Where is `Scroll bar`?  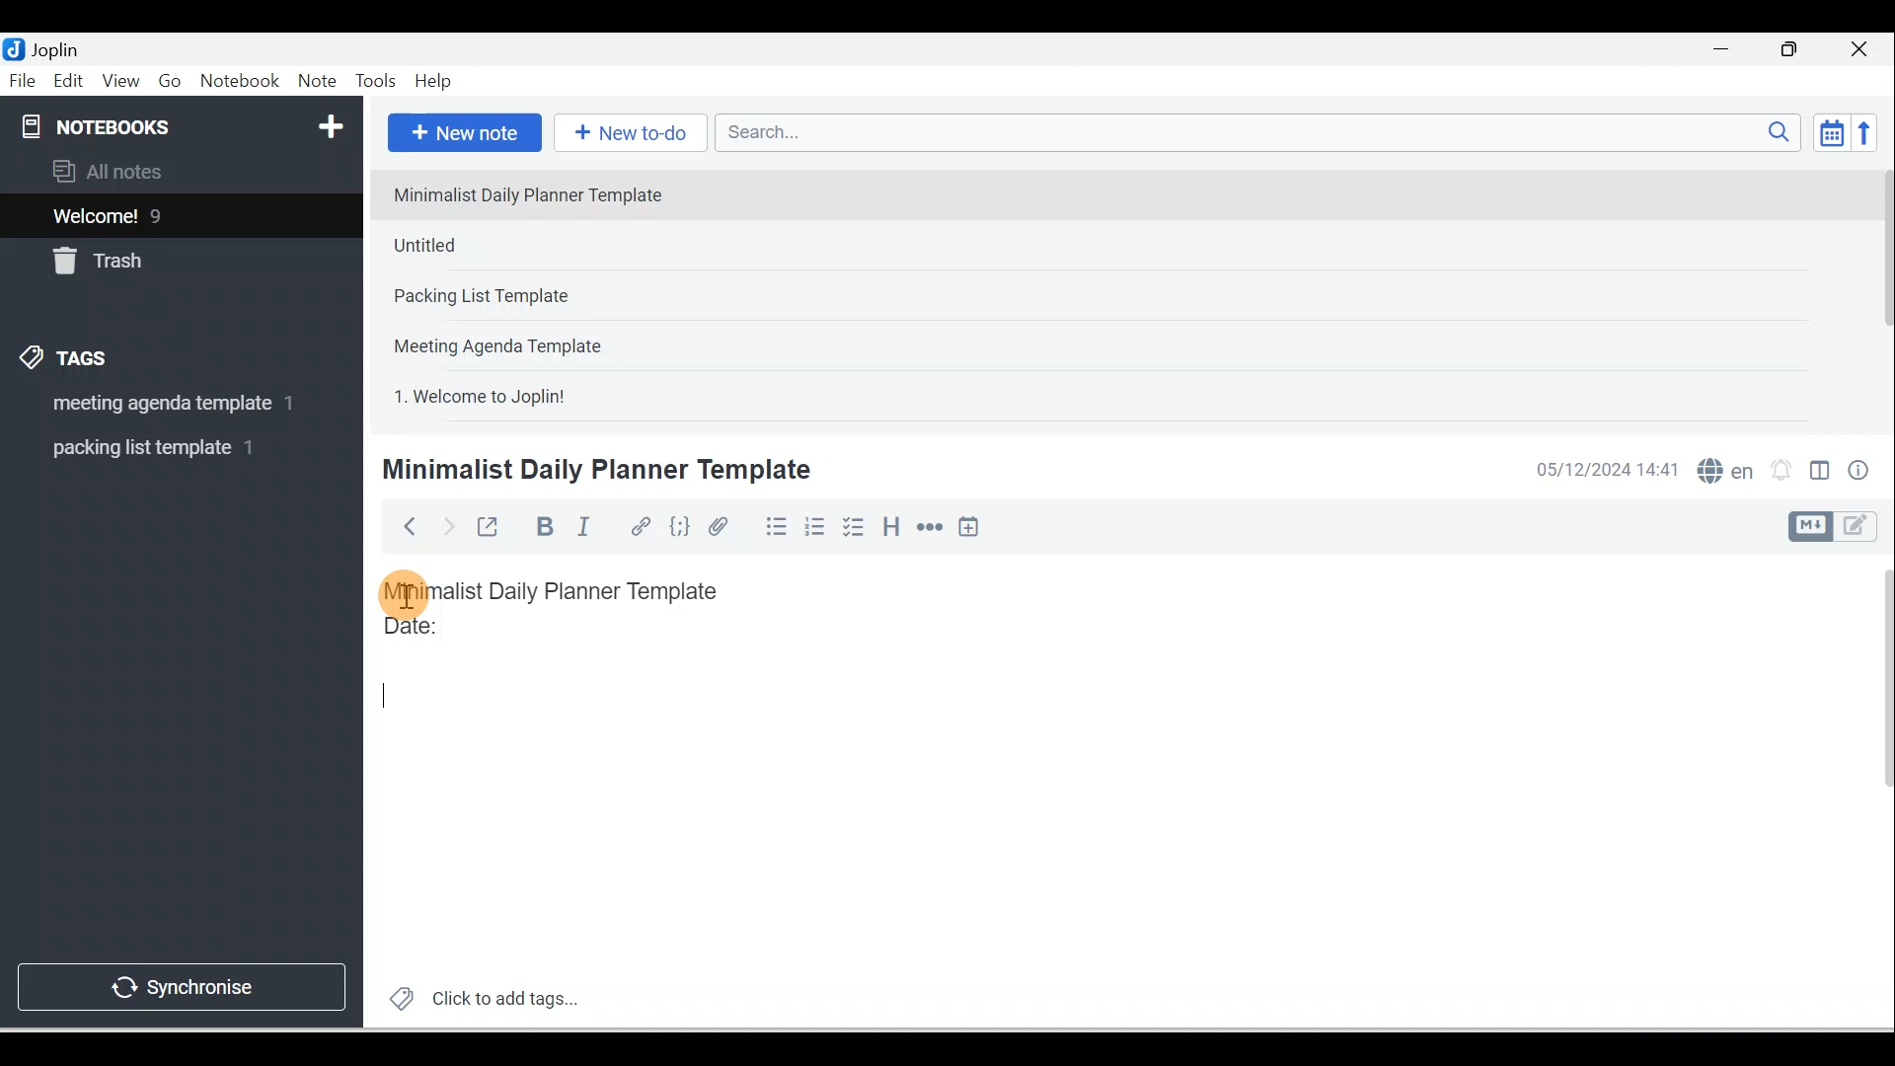 Scroll bar is located at coordinates (1879, 292).